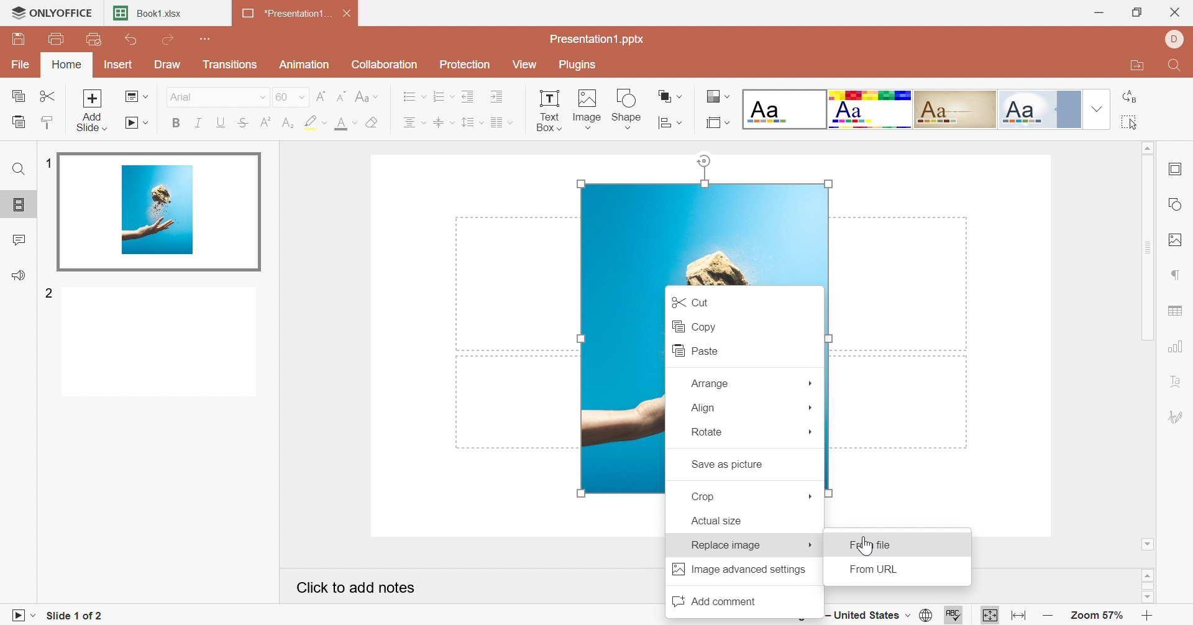 The width and height of the screenshot is (1193, 625). What do you see at coordinates (21, 616) in the screenshot?
I see `Start slideshow` at bounding box center [21, 616].